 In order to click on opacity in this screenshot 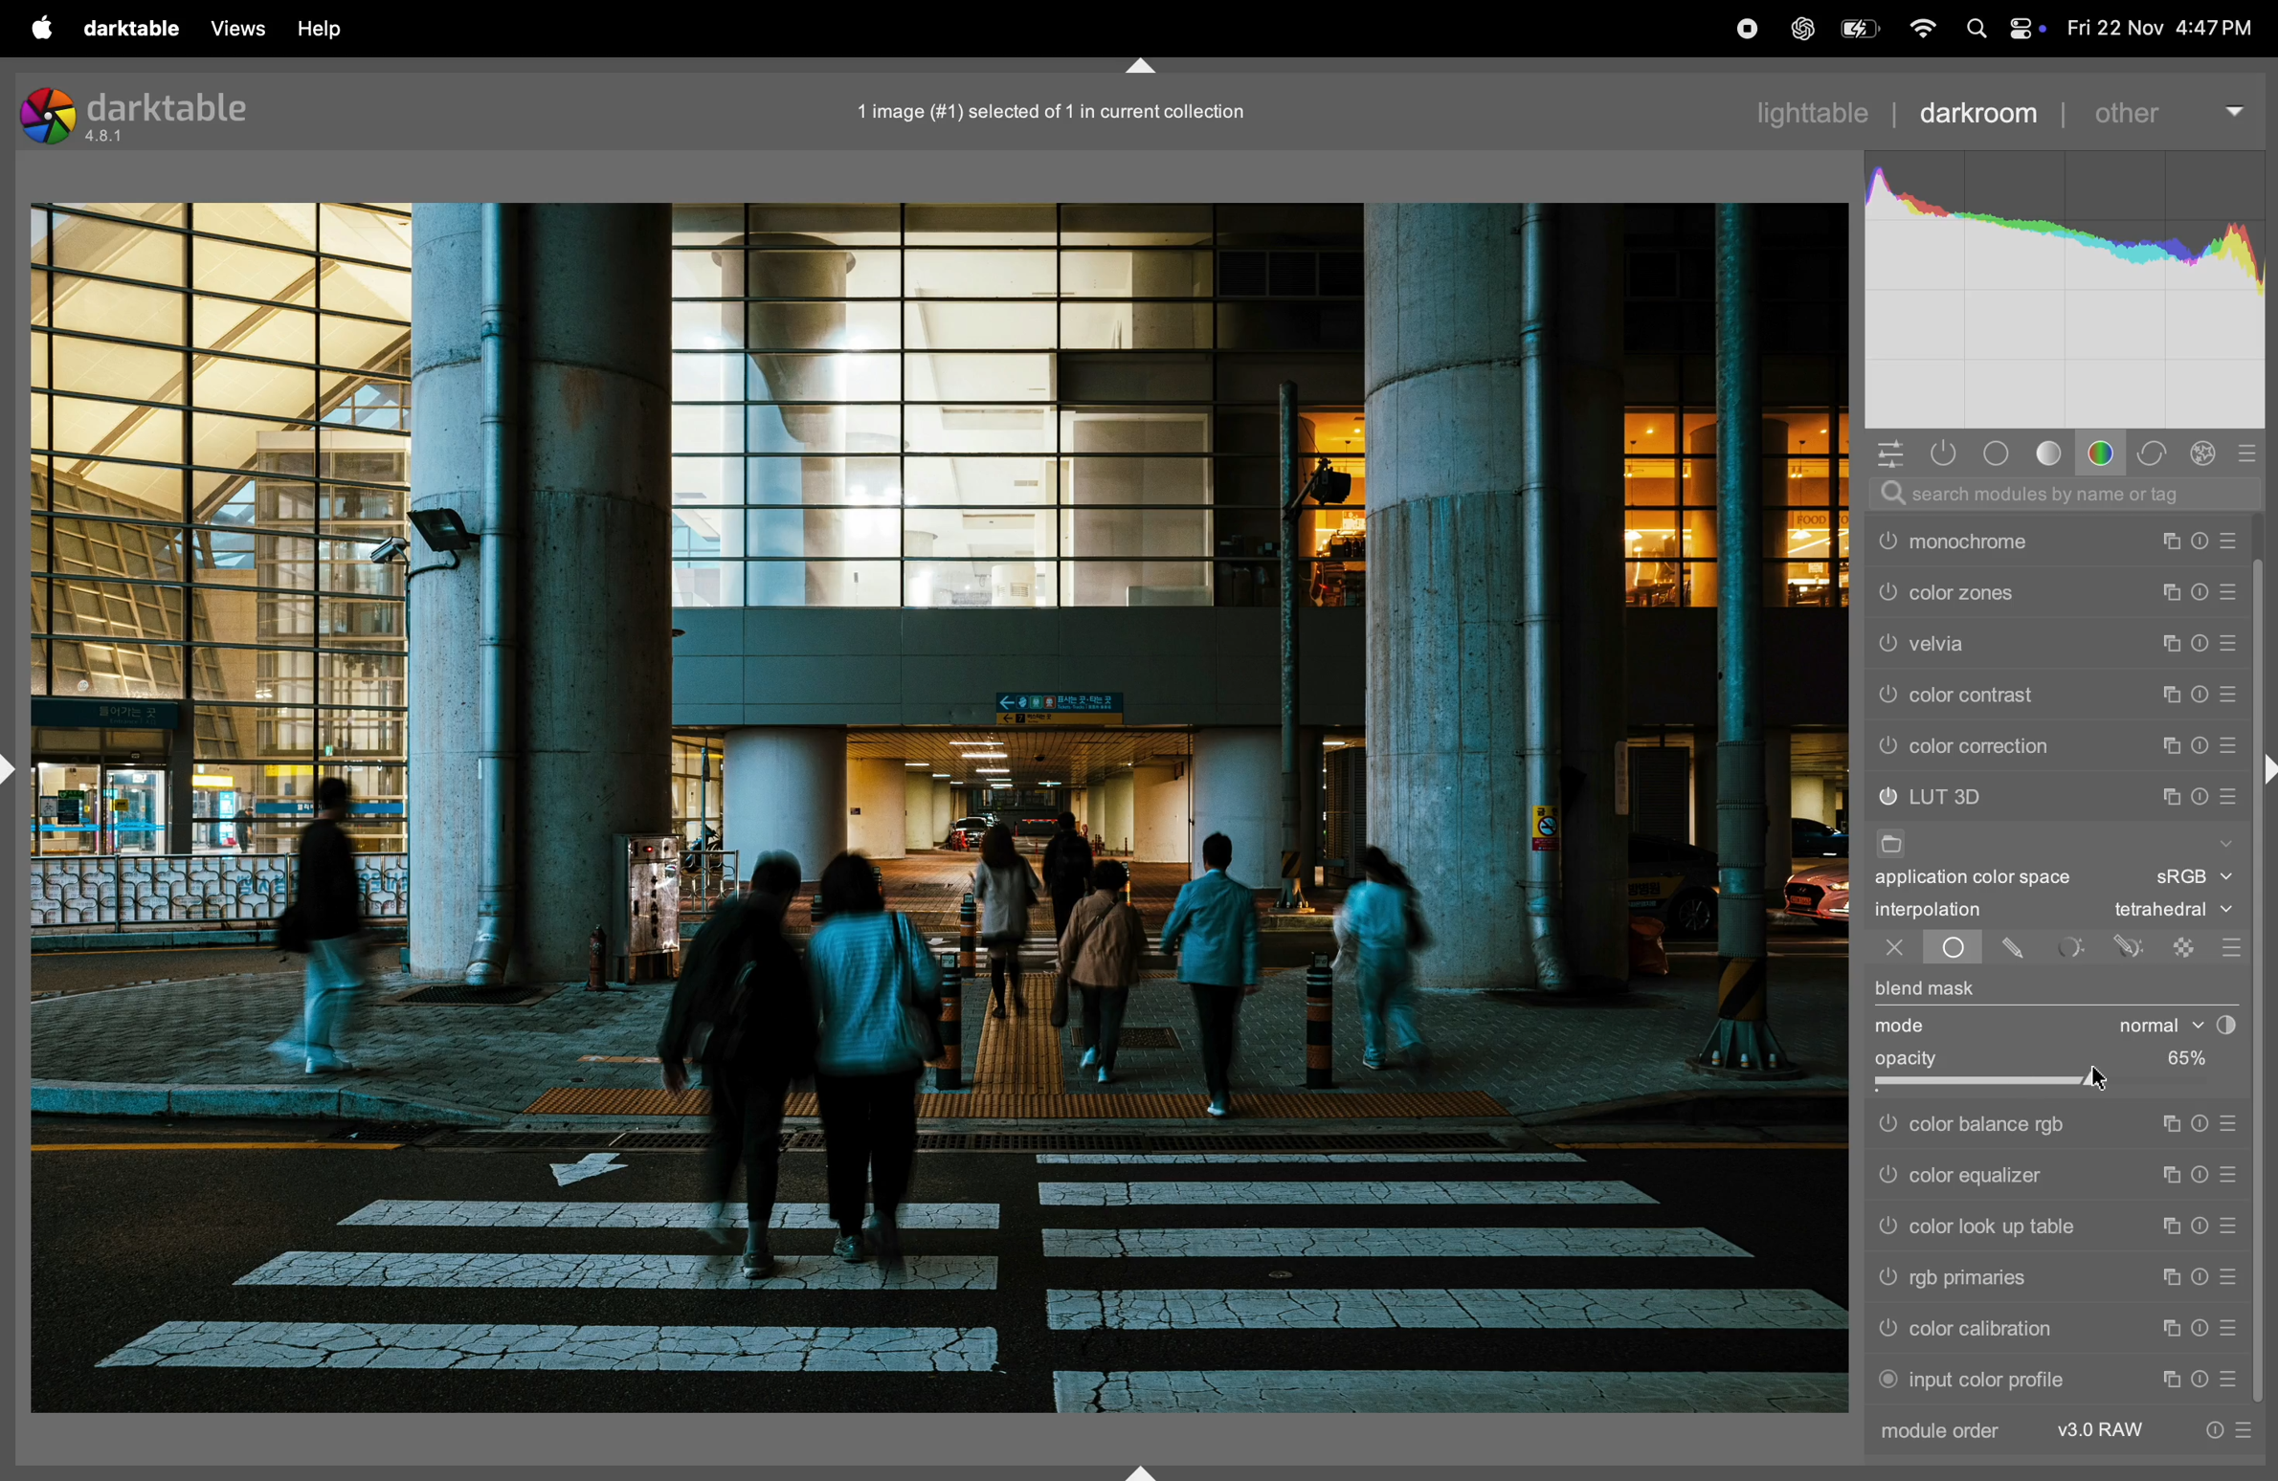, I will do `click(1912, 1058)`.